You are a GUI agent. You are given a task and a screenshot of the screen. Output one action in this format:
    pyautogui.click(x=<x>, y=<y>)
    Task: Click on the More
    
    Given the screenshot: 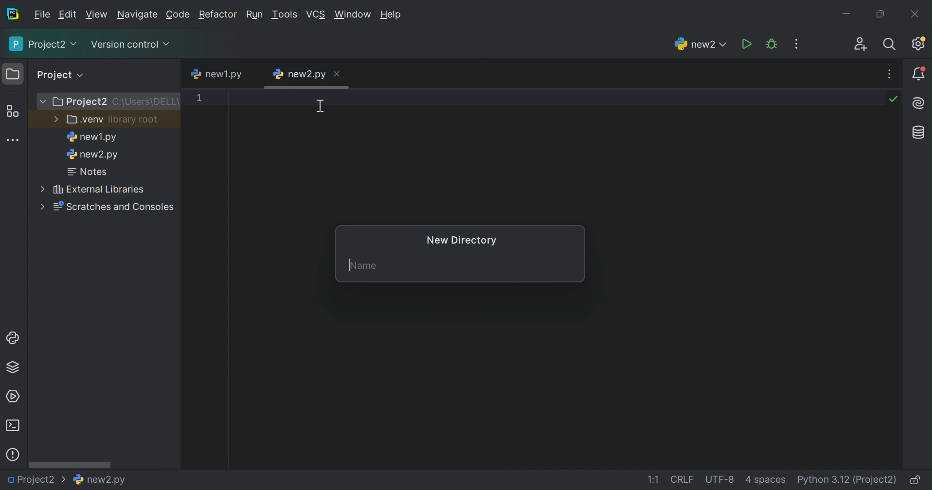 What is the action you would take?
    pyautogui.click(x=43, y=206)
    